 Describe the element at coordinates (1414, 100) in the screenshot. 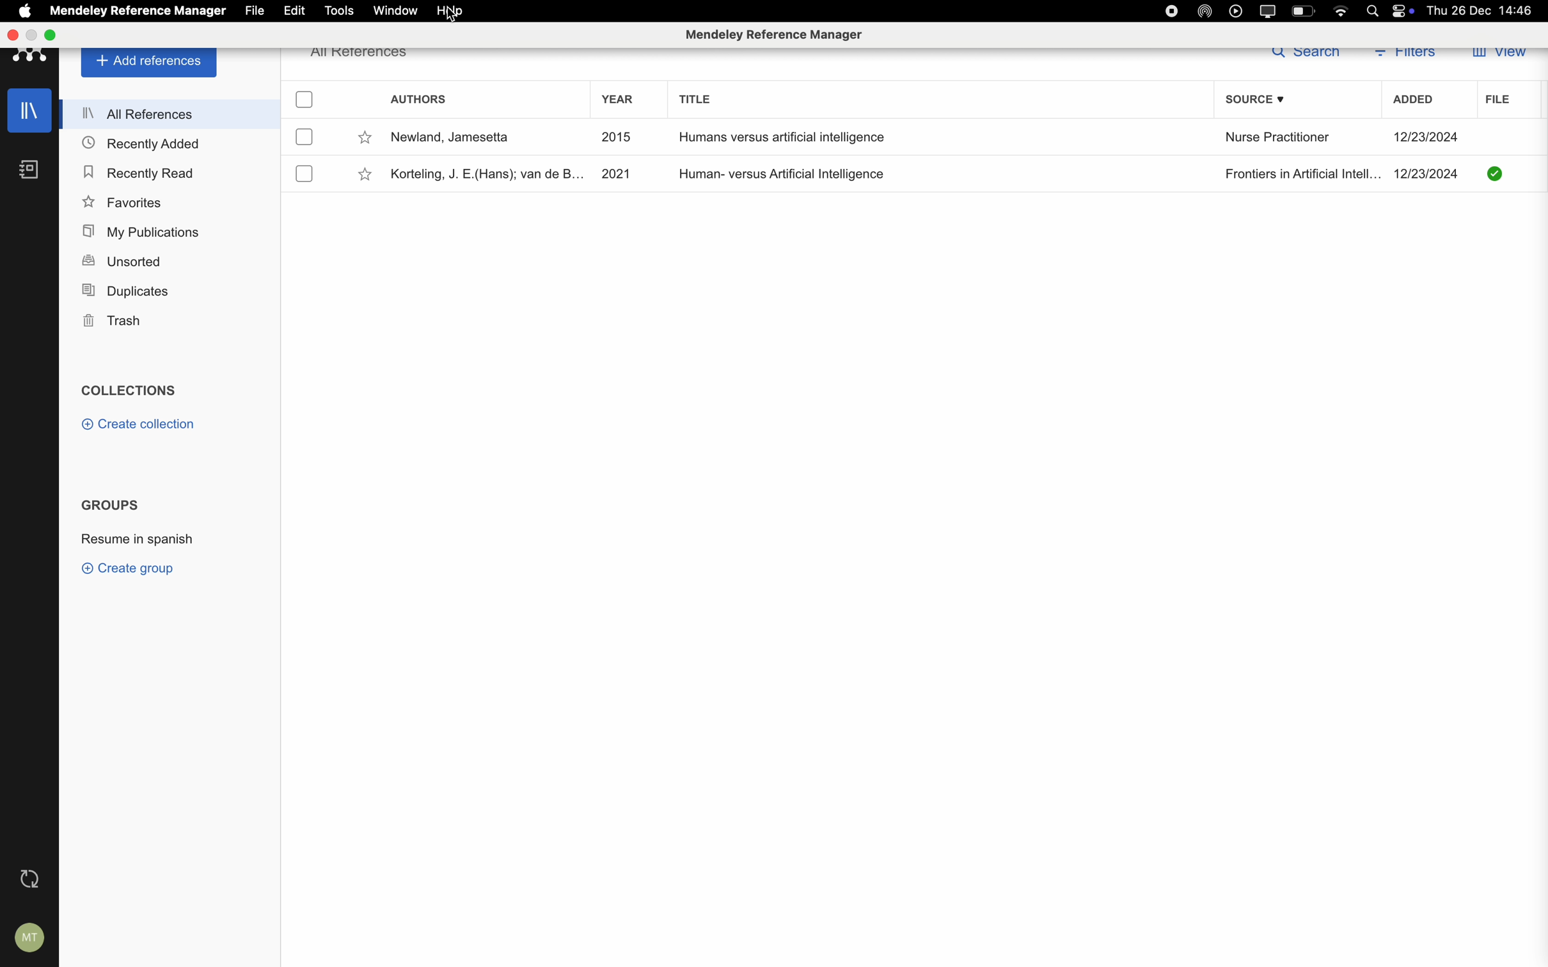

I see `added` at that location.